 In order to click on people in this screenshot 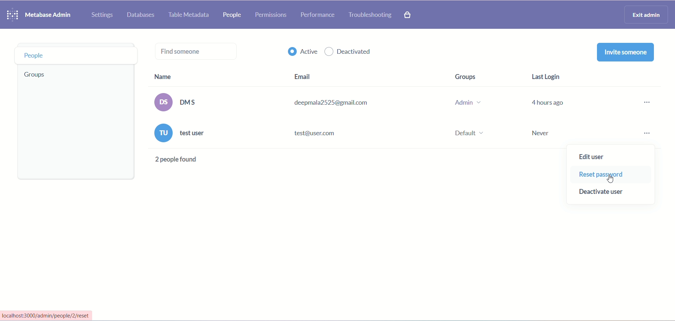, I will do `click(235, 15)`.